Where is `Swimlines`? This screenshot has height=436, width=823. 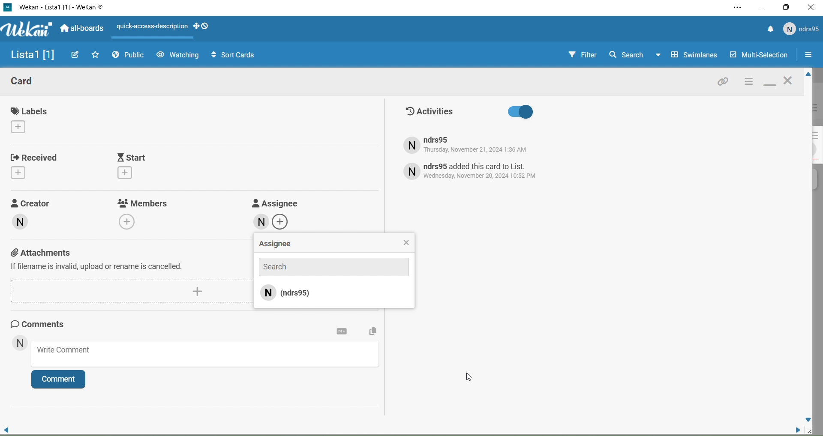 Swimlines is located at coordinates (688, 55).